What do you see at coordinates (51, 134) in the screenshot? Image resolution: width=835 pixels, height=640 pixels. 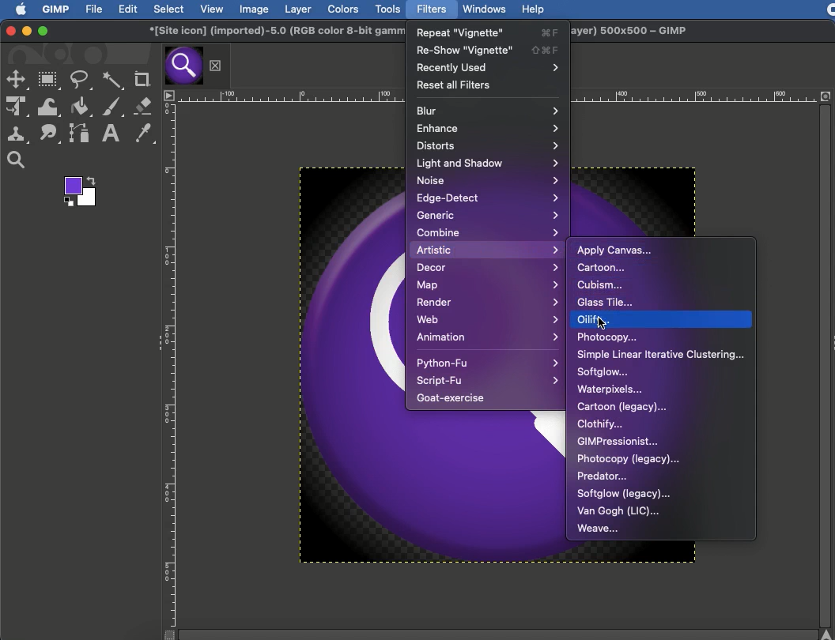 I see `Smudge tool` at bounding box center [51, 134].